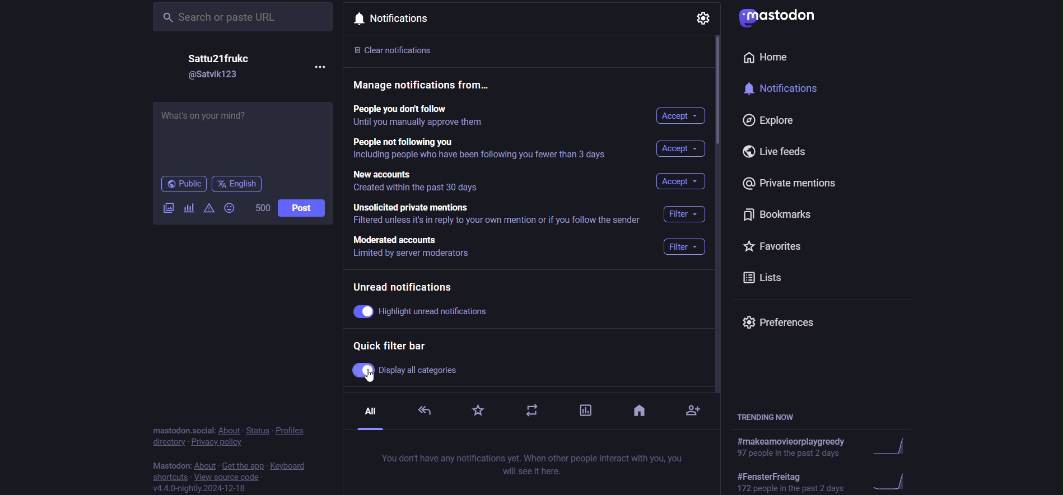 This screenshot has width=1063, height=495. I want to click on favorites, so click(778, 246).